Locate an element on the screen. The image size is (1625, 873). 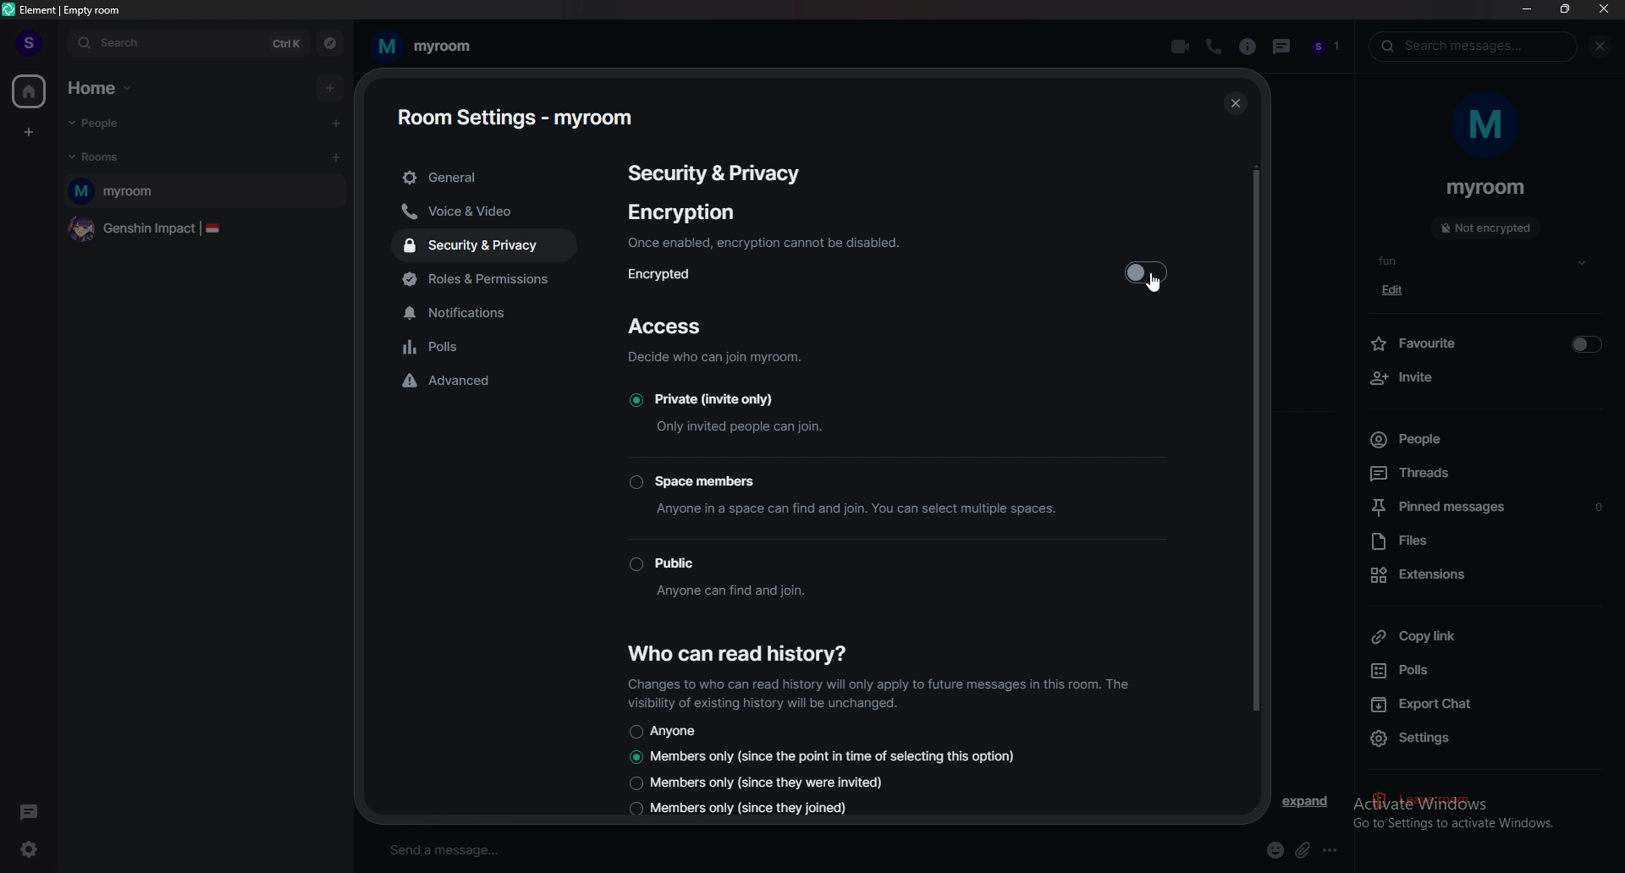
Private (invite only) Only invited people can join. is located at coordinates (725, 410).